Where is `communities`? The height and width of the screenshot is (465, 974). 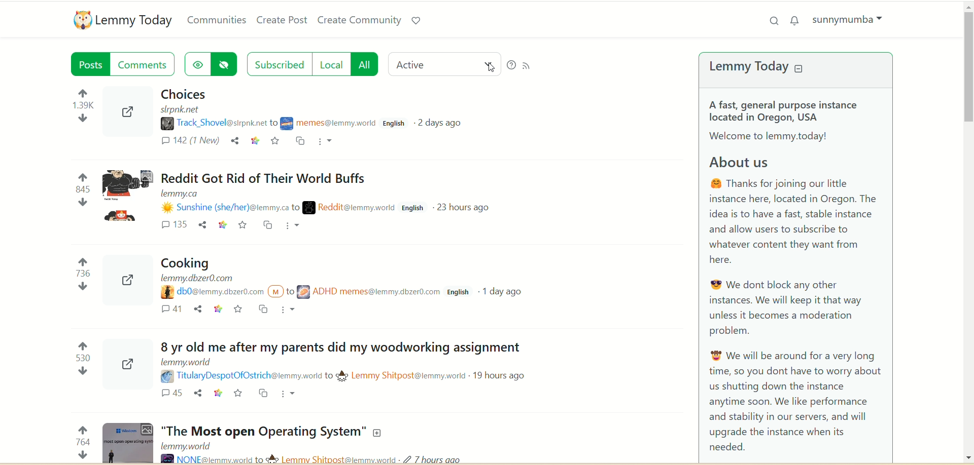 communities is located at coordinates (218, 20).